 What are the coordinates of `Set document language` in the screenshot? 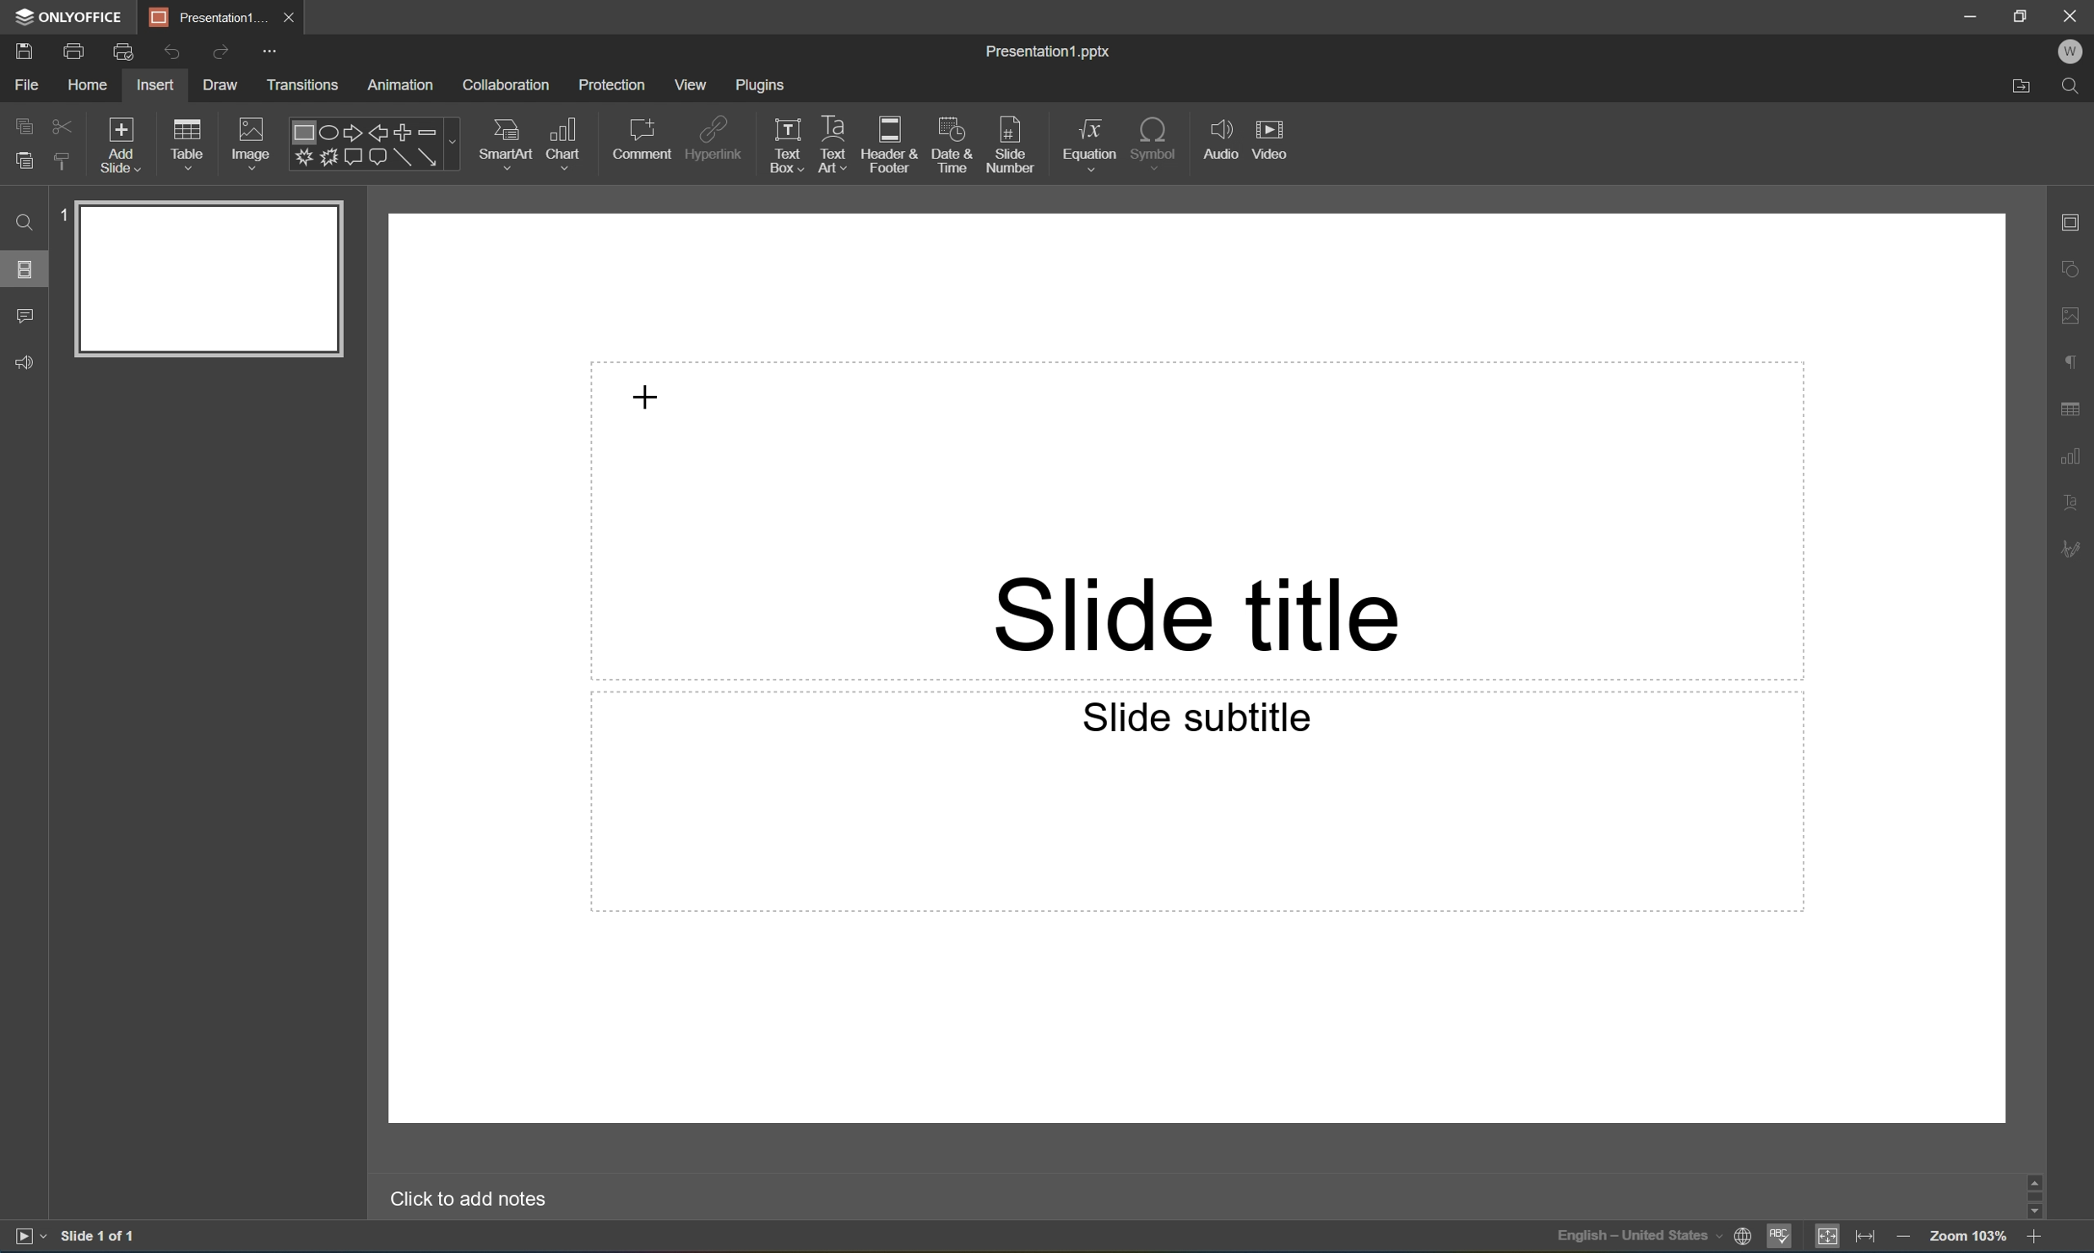 It's located at (1744, 1239).